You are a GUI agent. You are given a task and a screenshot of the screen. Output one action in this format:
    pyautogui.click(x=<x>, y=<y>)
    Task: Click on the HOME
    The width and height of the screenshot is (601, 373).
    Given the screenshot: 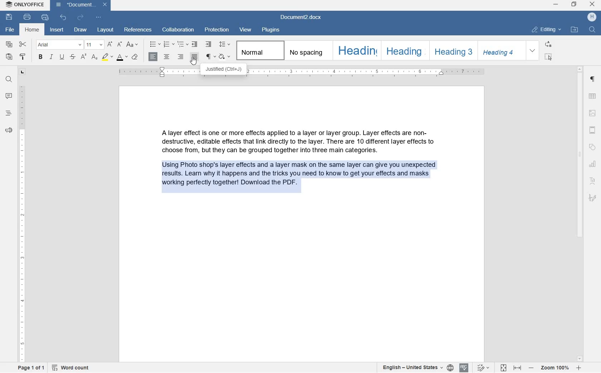 What is the action you would take?
    pyautogui.click(x=33, y=30)
    